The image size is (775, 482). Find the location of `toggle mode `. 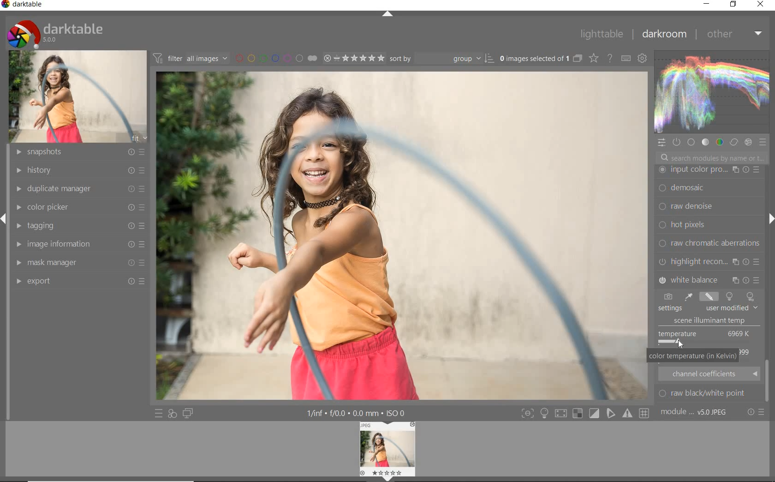

toggle mode  is located at coordinates (579, 414).